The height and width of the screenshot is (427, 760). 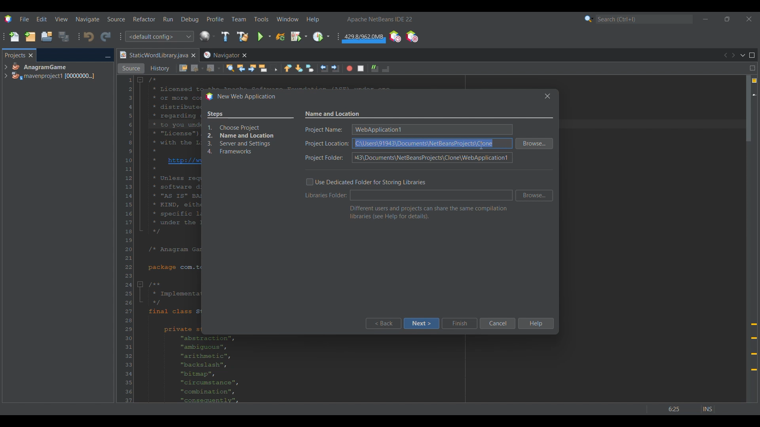 What do you see at coordinates (752, 55) in the screenshot?
I see `Maximize window` at bounding box center [752, 55].